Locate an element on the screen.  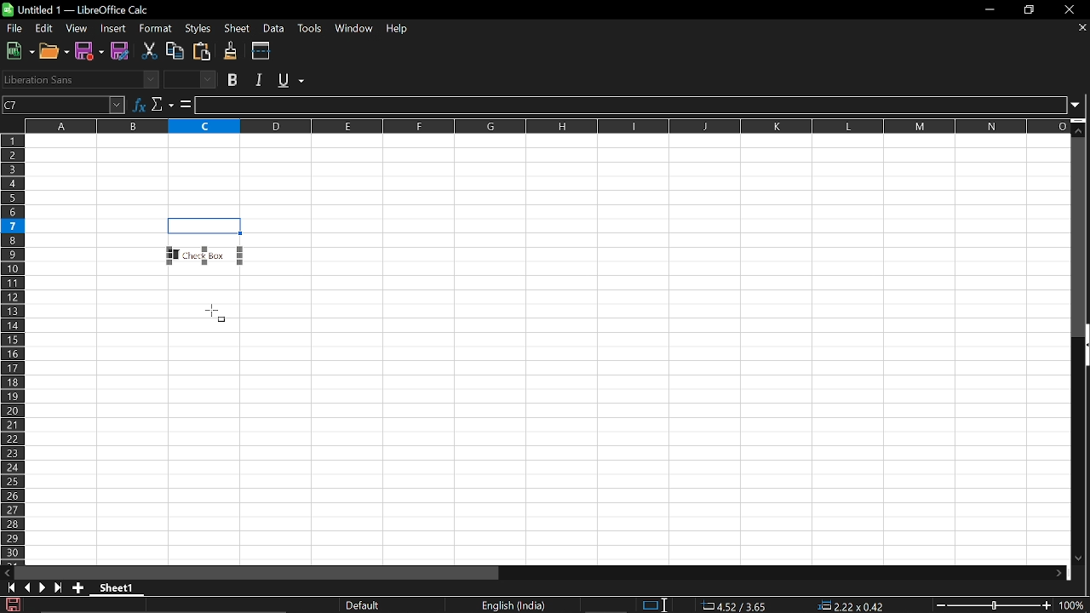
Columns is located at coordinates (547, 124).